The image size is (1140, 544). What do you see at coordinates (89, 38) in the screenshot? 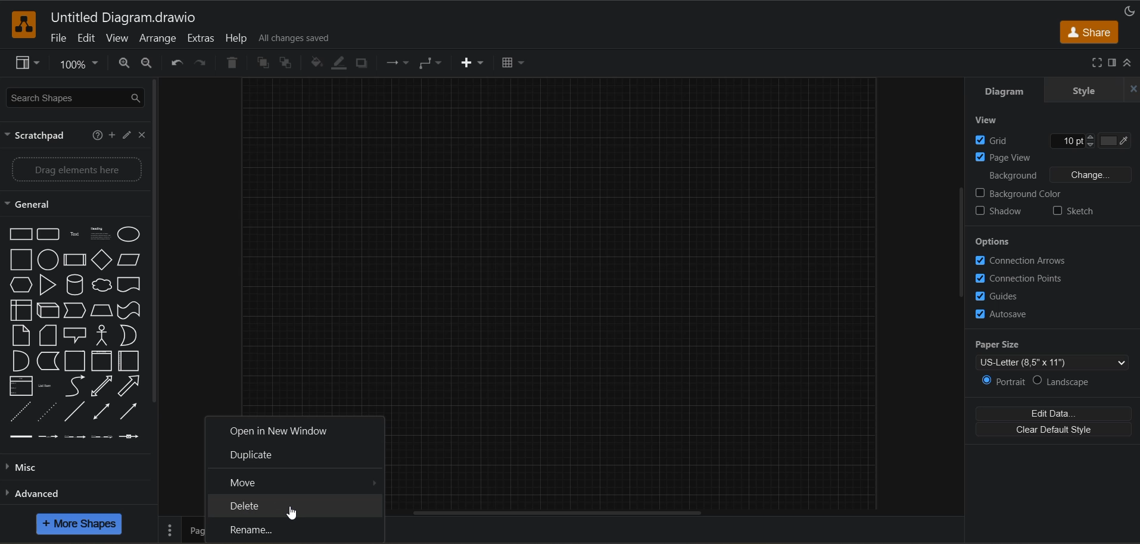
I see `edit` at bounding box center [89, 38].